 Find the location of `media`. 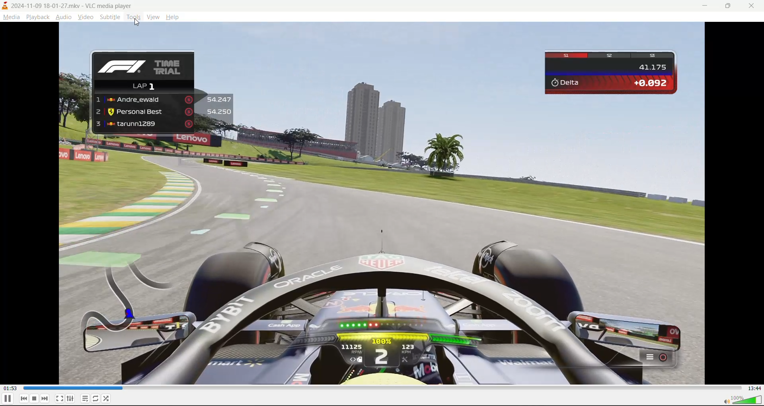

media is located at coordinates (12, 18).